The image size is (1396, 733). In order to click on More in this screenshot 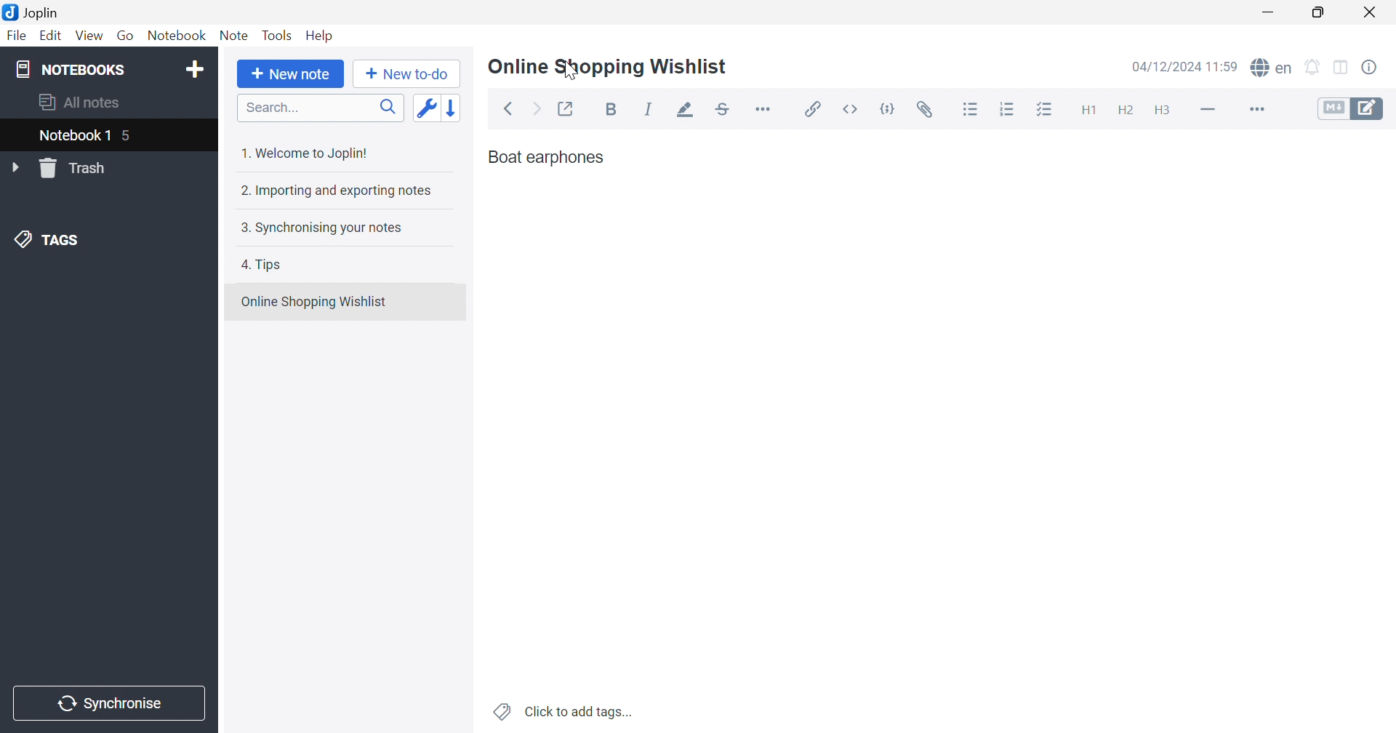, I will do `click(1259, 109)`.